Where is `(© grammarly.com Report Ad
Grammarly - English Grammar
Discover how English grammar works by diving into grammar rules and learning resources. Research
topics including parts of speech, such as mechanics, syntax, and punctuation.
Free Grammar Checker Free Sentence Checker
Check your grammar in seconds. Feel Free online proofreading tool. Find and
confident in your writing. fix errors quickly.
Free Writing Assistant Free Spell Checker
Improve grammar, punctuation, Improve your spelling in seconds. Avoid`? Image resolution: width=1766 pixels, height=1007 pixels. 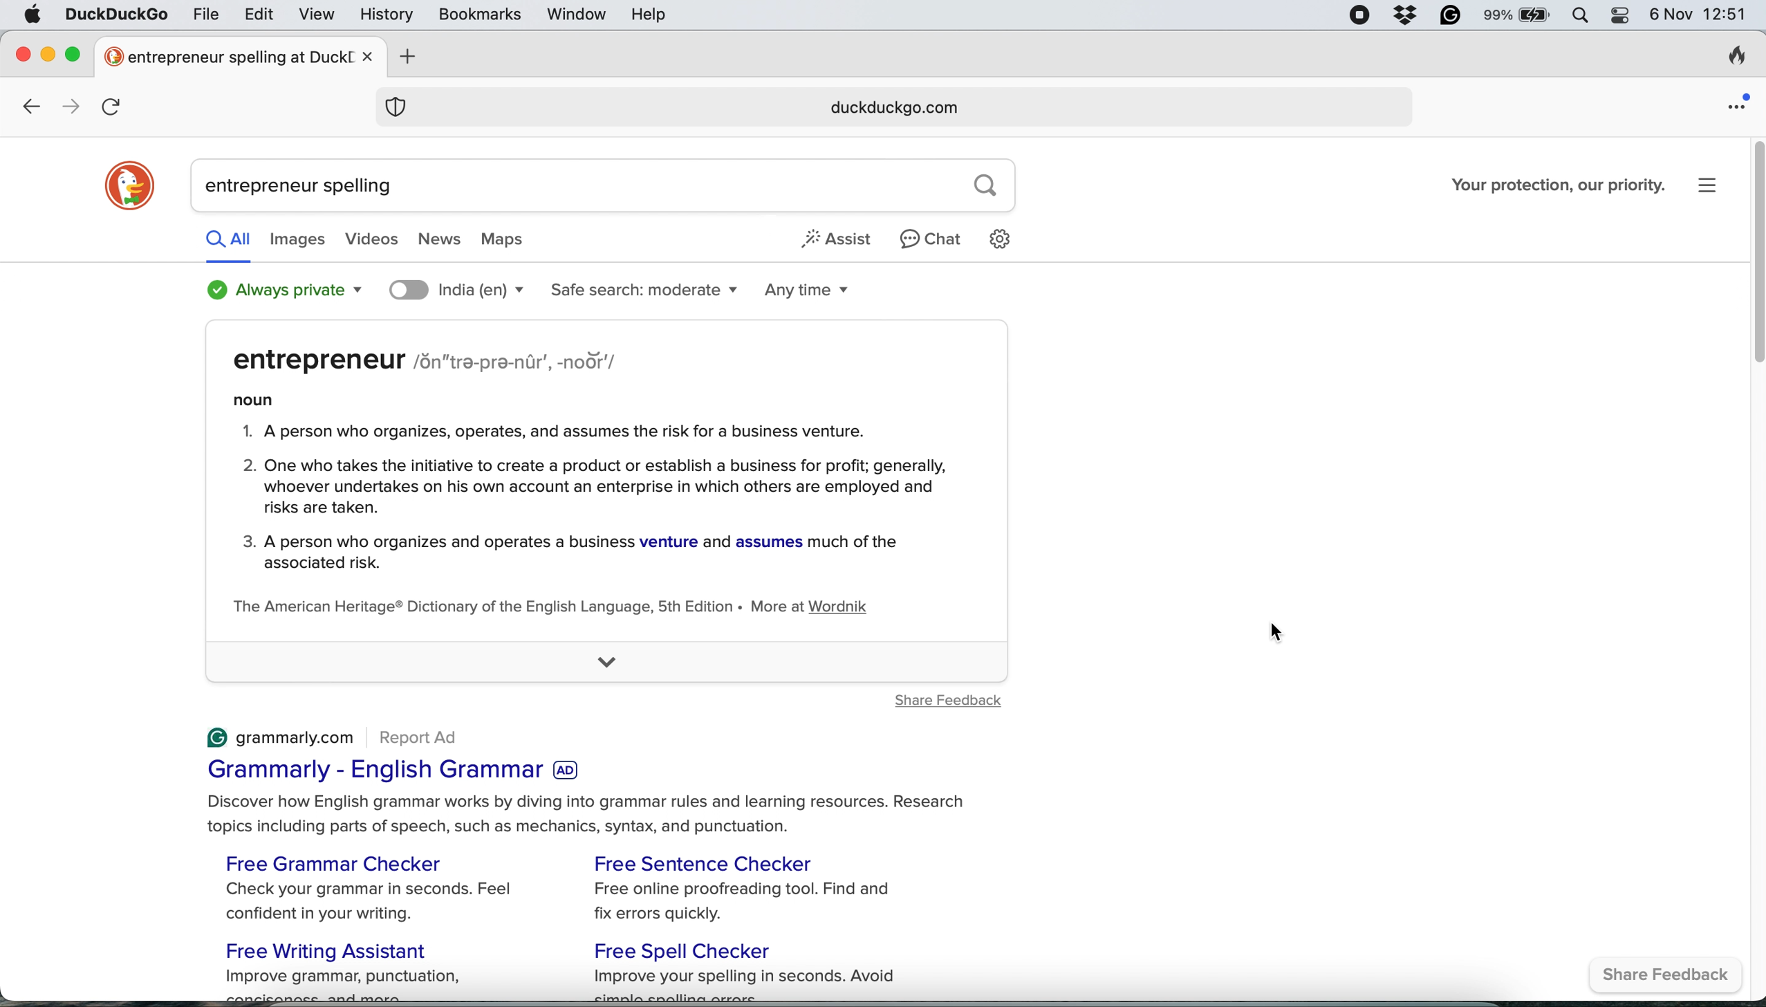
(© grammarly.com Report Ad
Grammarly - English Grammar
Discover how English grammar works by diving into grammar rules and learning resources. Research
topics including parts of speech, such as mechanics, syntax, and punctuation.
Free Grammar Checker Free Sentence Checker
Check your grammar in seconds. Feel Free online proofreading tool. Find and
confident in your writing. fix errors quickly.
Free Writing Assistant Free Spell Checker
Improve grammar, punctuation, Improve your spelling in seconds. Avoid is located at coordinates (579, 853).